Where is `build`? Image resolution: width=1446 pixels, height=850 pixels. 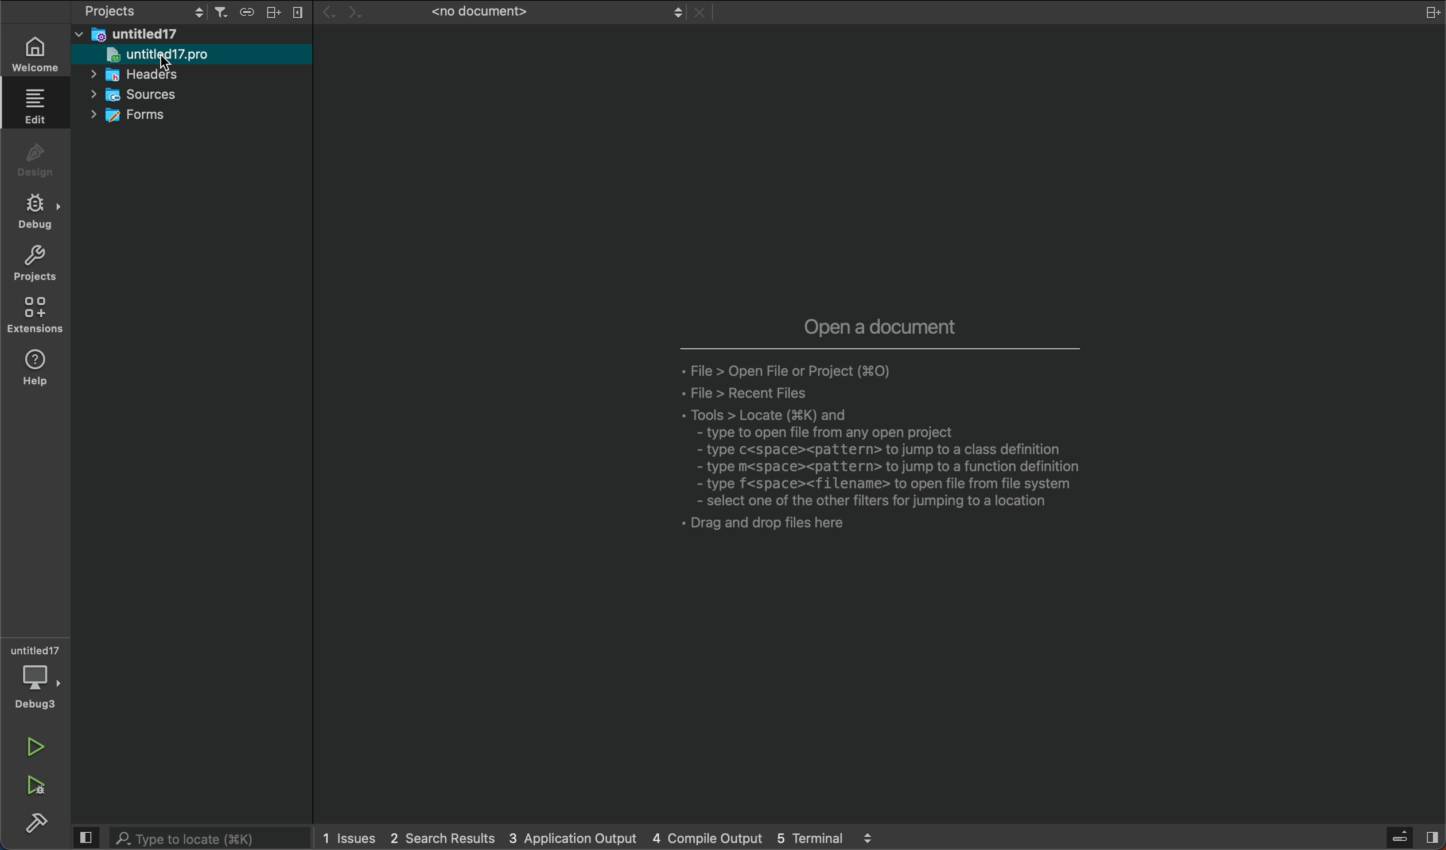 build is located at coordinates (38, 826).